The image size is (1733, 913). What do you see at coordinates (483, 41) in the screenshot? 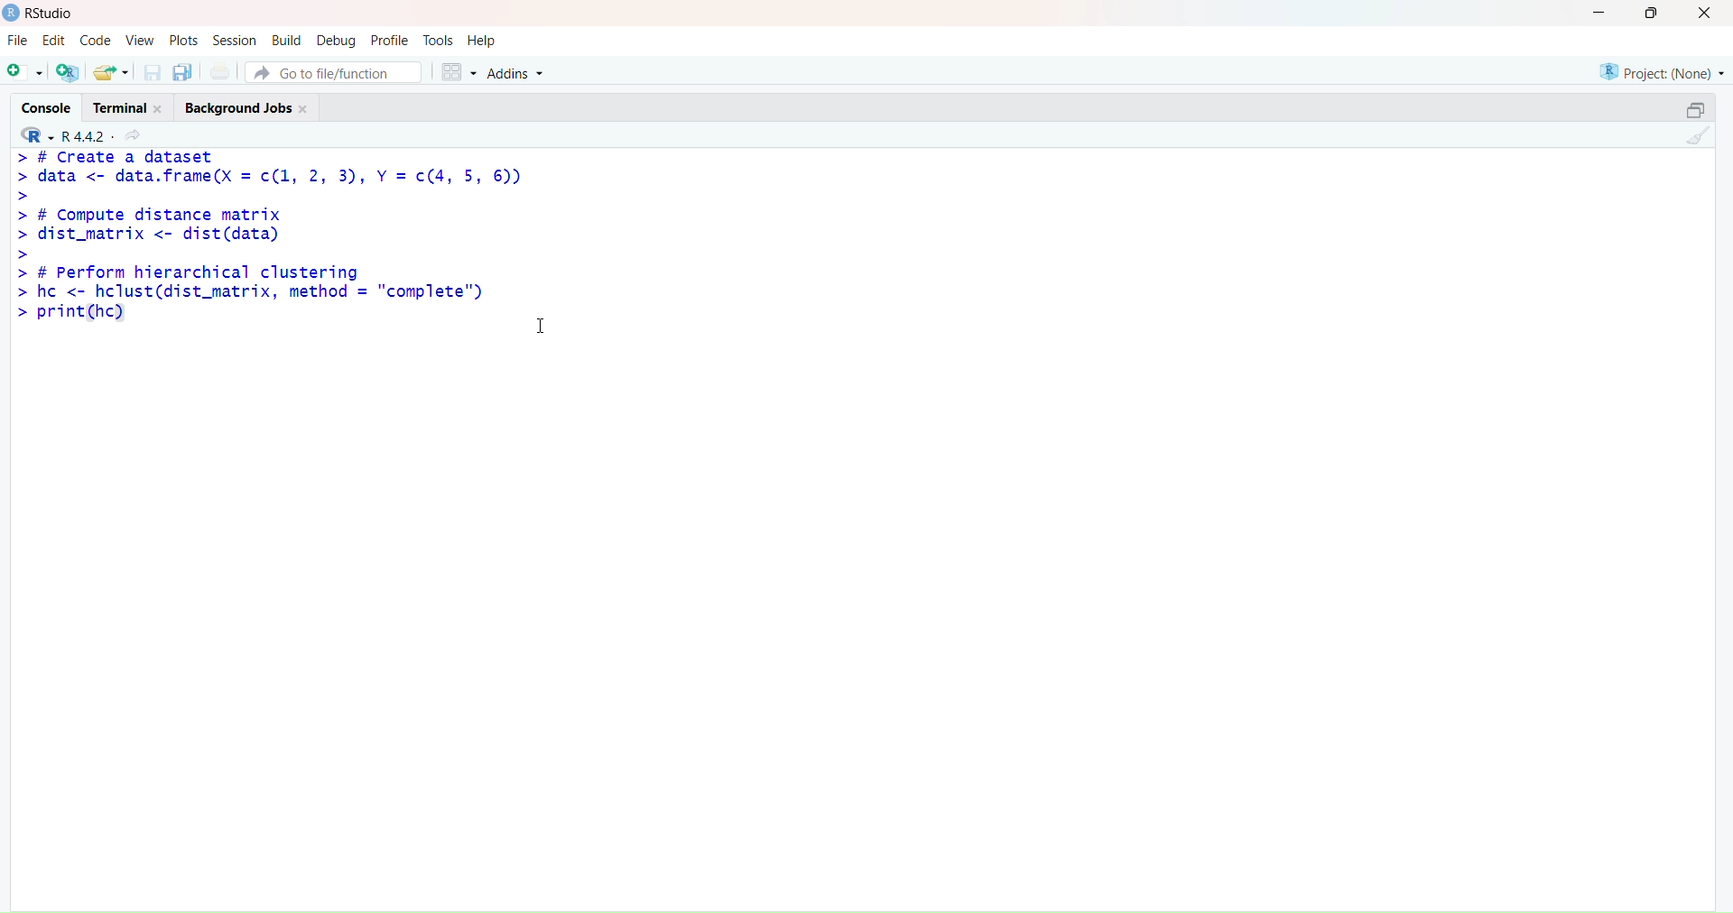
I see `Help` at bounding box center [483, 41].